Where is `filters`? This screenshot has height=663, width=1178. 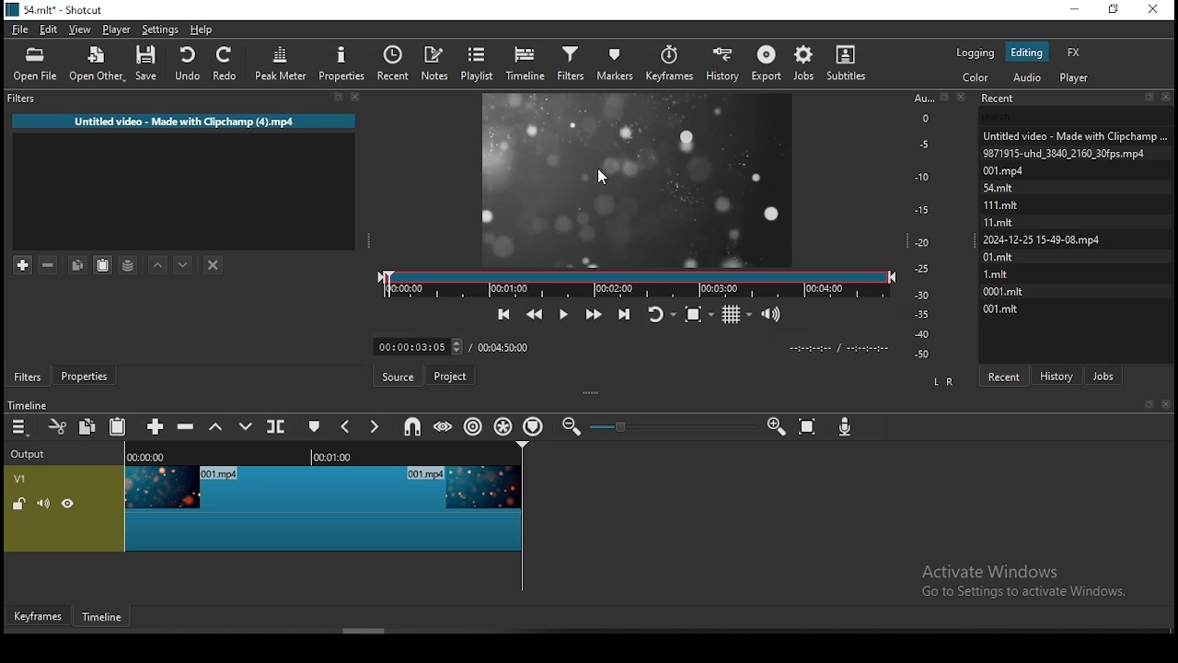 filters is located at coordinates (573, 63).